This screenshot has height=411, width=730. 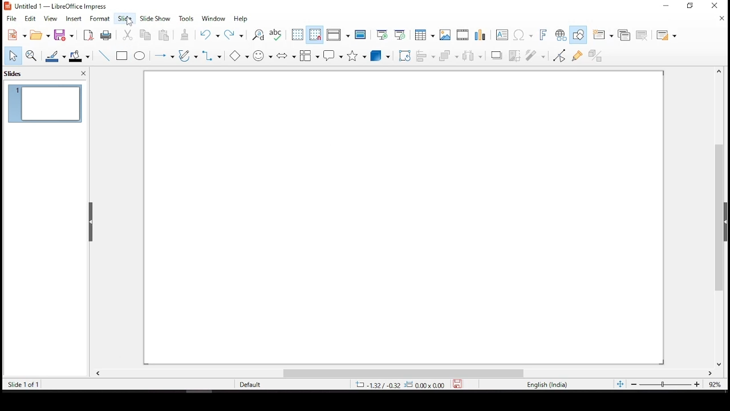 What do you see at coordinates (546, 384) in the screenshot?
I see `english (india)` at bounding box center [546, 384].